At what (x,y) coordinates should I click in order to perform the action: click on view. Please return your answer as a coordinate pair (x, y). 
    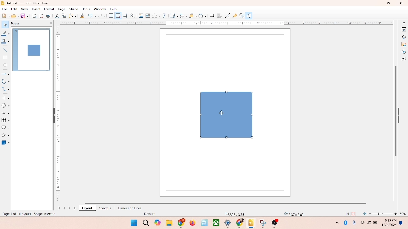
    Looking at the image, I should click on (23, 9).